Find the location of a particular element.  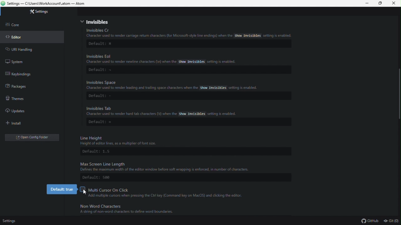

Max Screen Line Length
Defines the maximum width of the editor window before soft wrapping is enforced, in number of characters. is located at coordinates (176, 166).